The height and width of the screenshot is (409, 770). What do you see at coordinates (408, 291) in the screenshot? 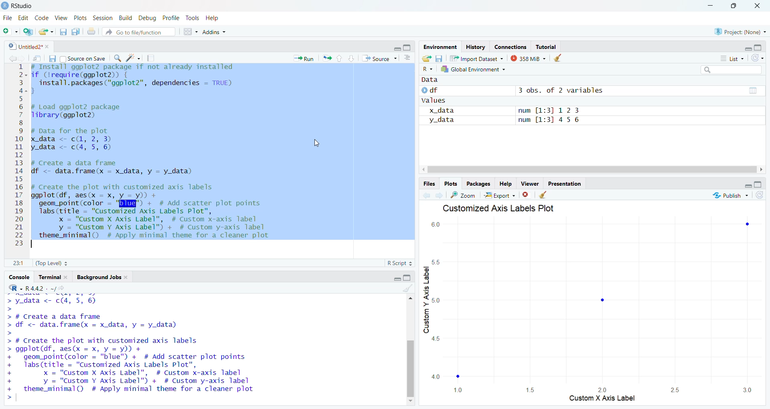
I see `clear` at bounding box center [408, 291].